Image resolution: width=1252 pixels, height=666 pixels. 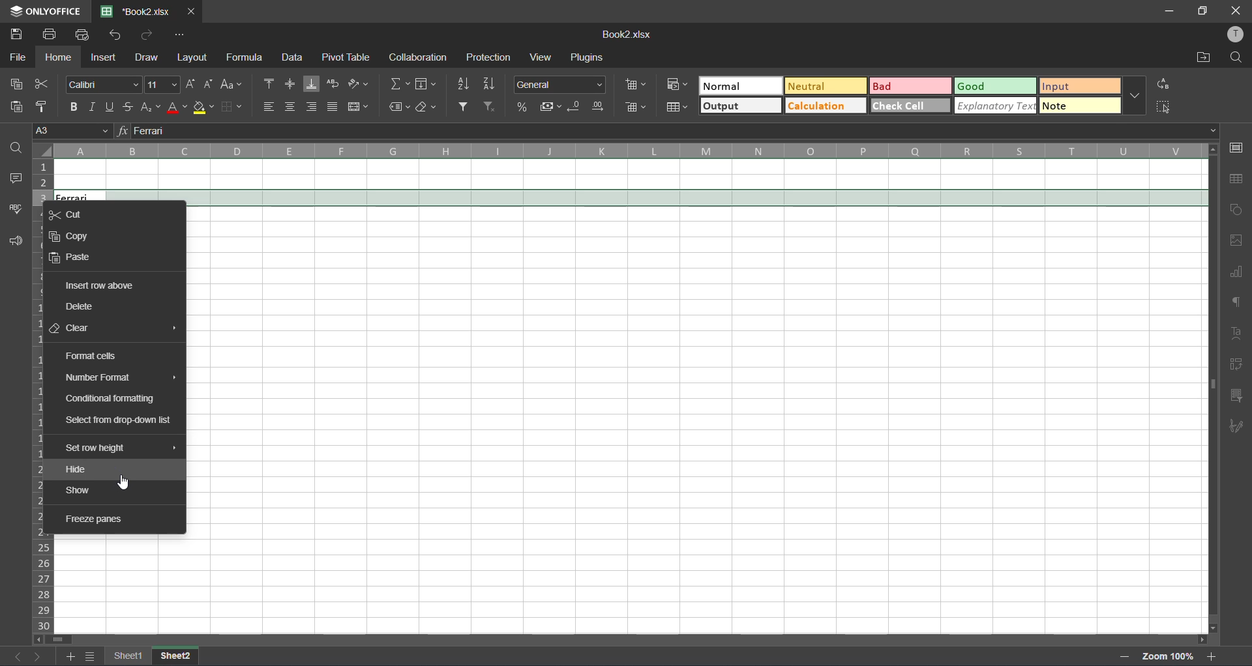 I want to click on align left, so click(x=268, y=107).